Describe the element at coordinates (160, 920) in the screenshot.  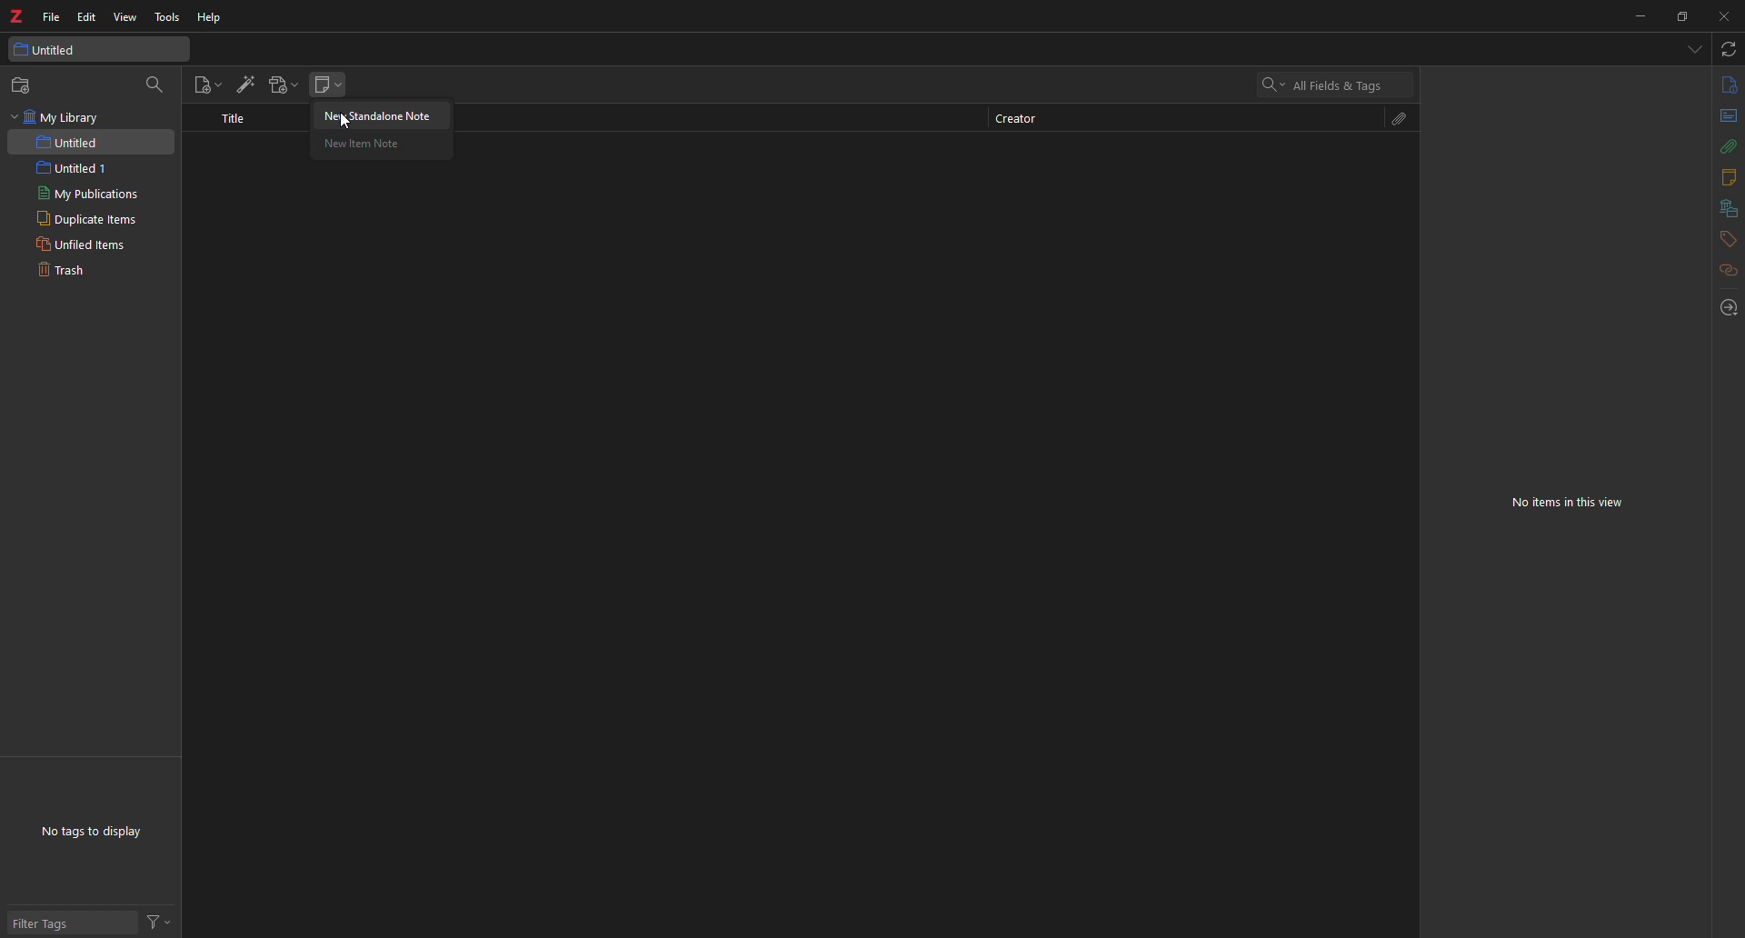
I see `actions` at that location.